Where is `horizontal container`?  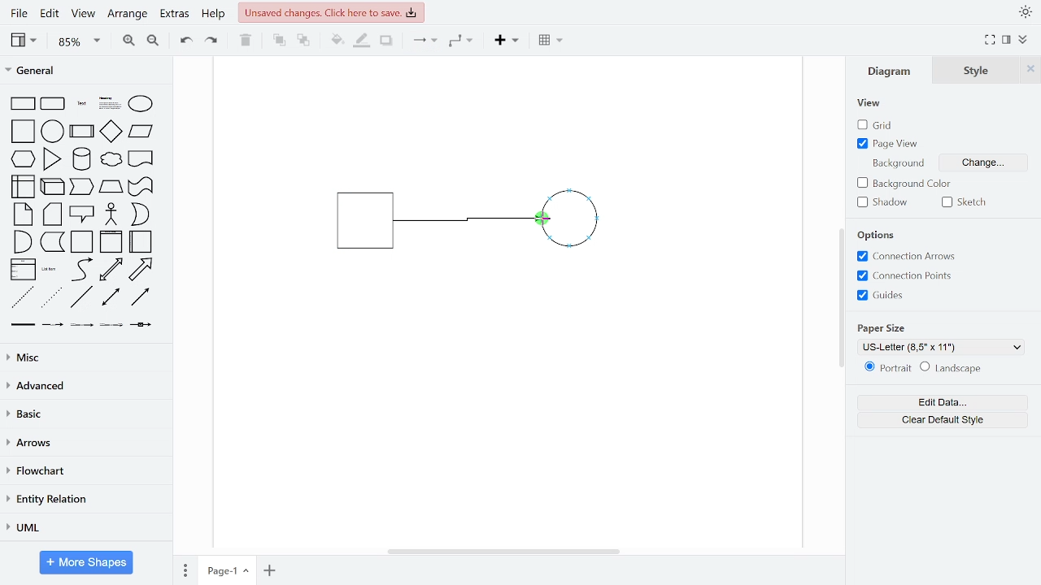
horizontal container is located at coordinates (142, 241).